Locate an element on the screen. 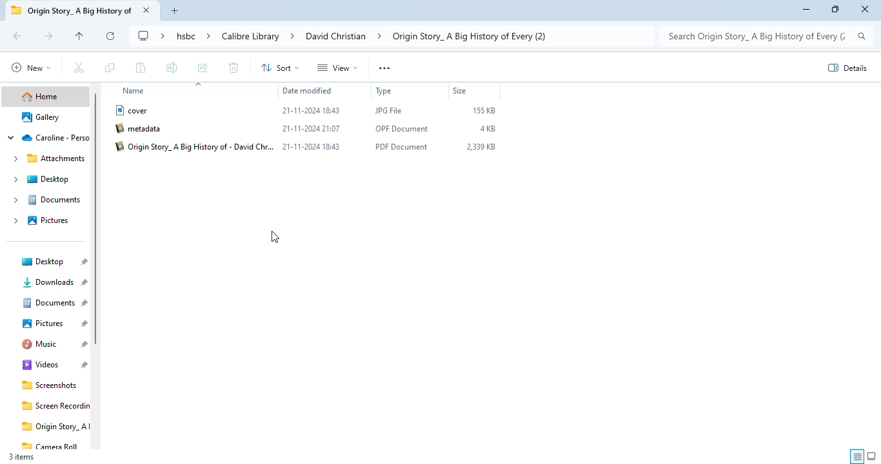  date modified is located at coordinates (308, 90).